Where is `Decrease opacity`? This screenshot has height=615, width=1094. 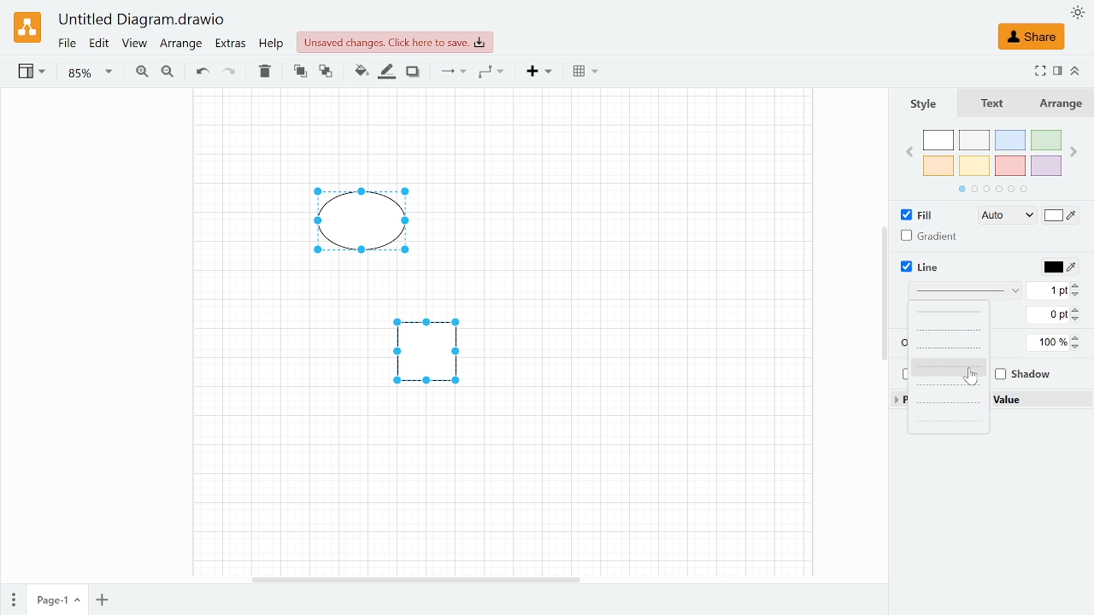
Decrease opacity is located at coordinates (1079, 347).